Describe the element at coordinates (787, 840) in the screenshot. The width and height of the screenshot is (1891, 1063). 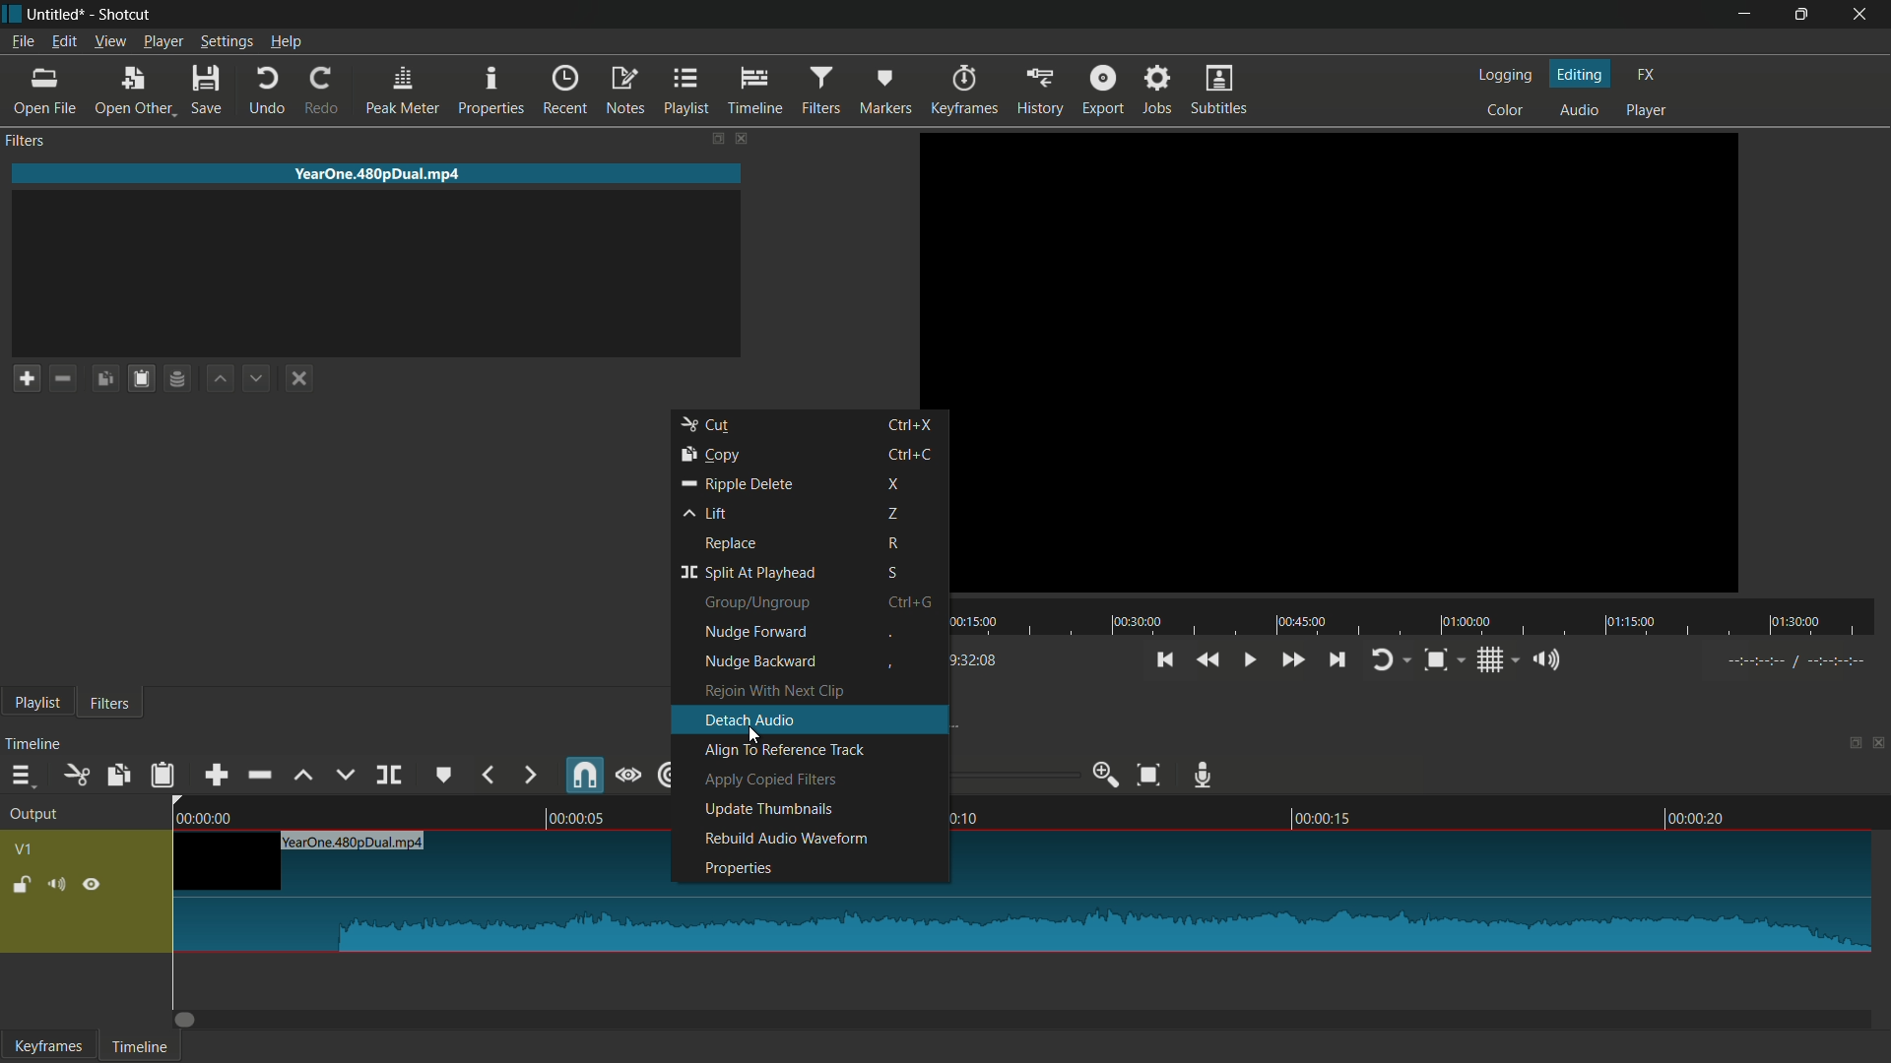
I see `rebuild audio waveform` at that location.